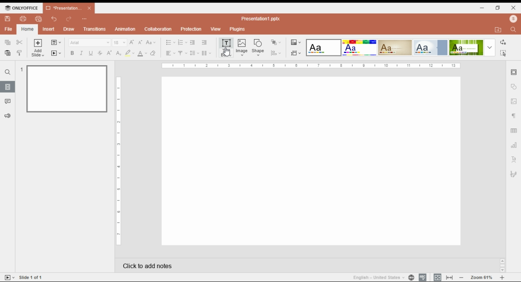 Image resolution: width=521 pixels, height=282 pixels. I want to click on scrollbar, so click(503, 265).